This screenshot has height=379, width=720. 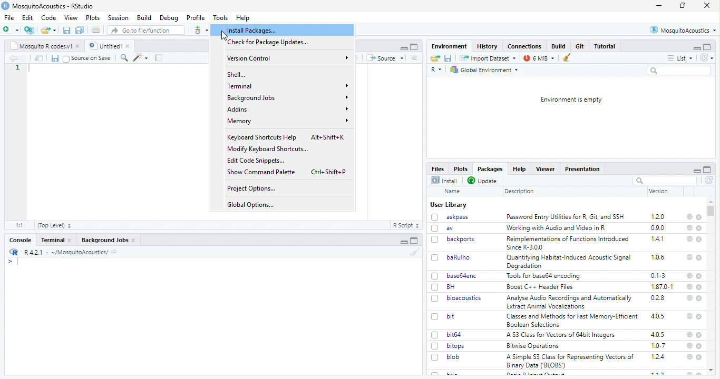 I want to click on Code, so click(x=50, y=17).